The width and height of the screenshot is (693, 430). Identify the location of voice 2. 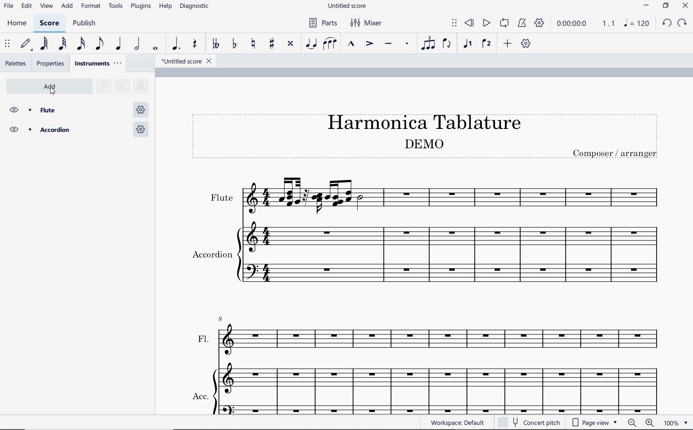
(486, 44).